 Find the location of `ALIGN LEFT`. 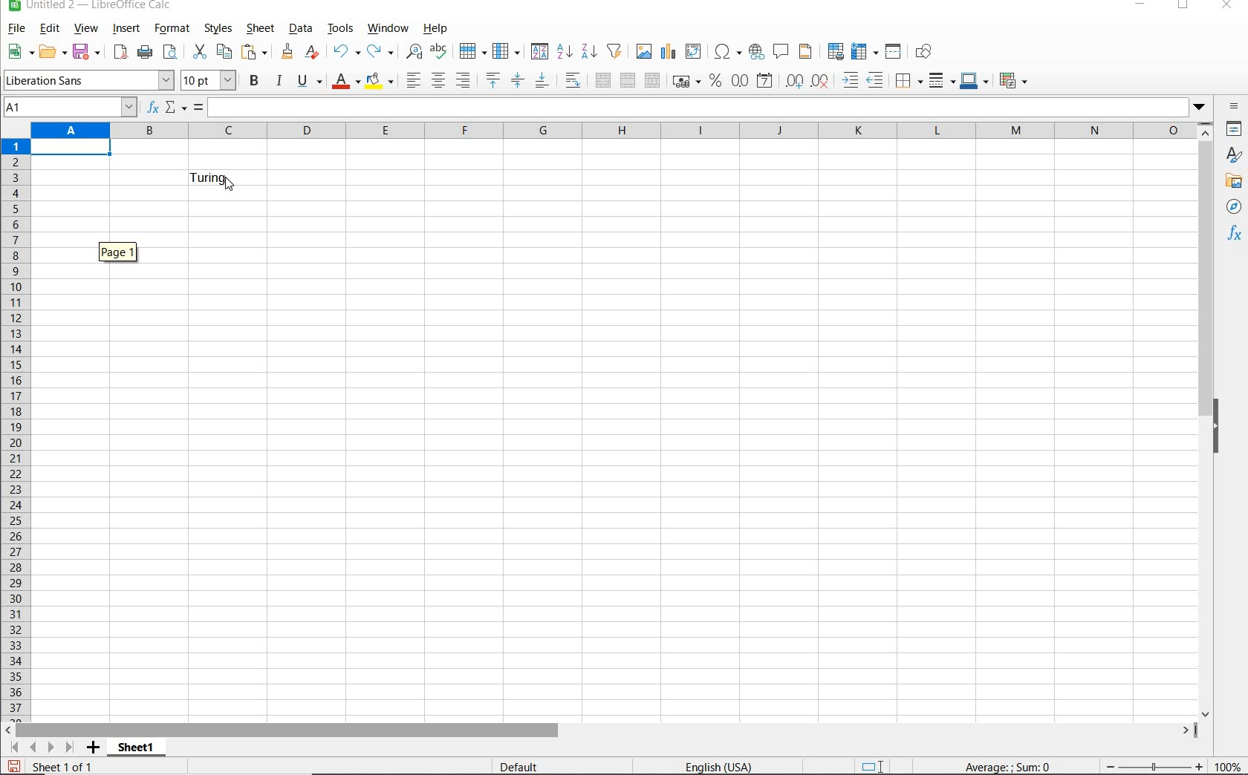

ALIGN LEFT is located at coordinates (412, 82).